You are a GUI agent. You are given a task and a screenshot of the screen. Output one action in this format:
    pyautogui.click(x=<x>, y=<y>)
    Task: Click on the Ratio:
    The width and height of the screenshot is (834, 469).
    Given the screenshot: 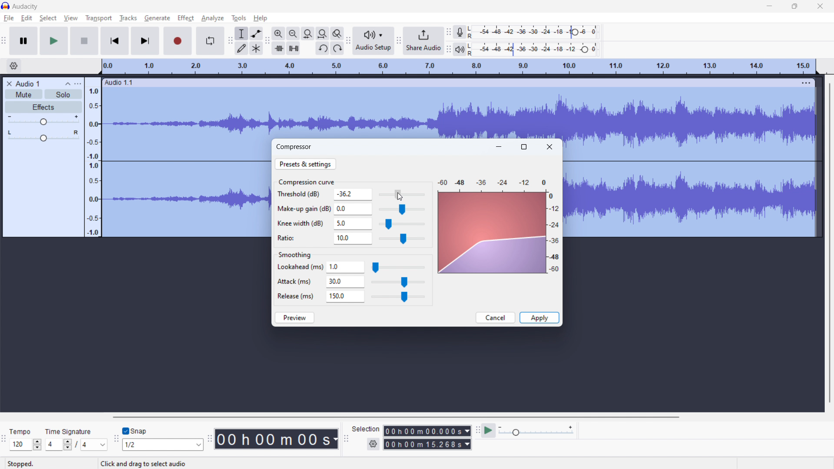 What is the action you would take?
    pyautogui.click(x=292, y=237)
    